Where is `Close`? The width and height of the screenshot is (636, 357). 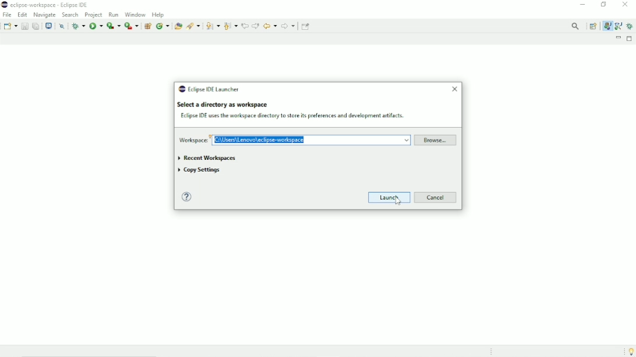 Close is located at coordinates (454, 89).